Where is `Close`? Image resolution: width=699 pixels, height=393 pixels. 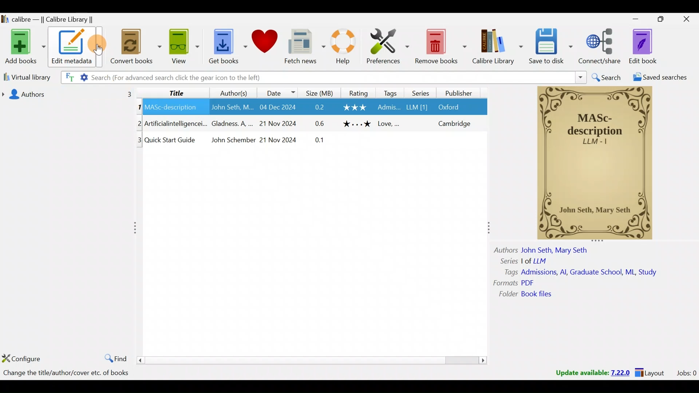
Close is located at coordinates (688, 19).